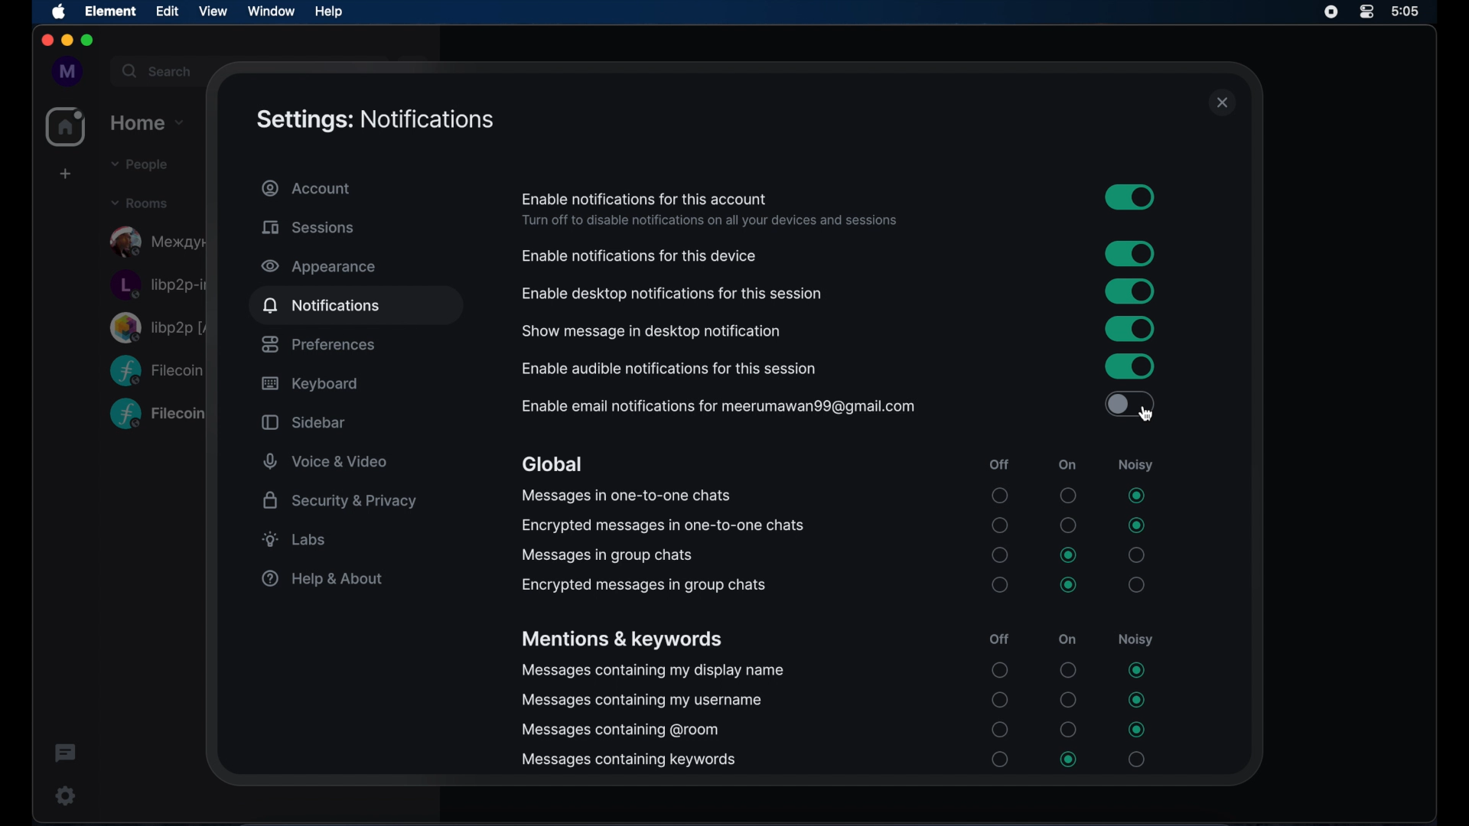  Describe the element at coordinates (1067, 639) in the screenshot. I see `on` at that location.